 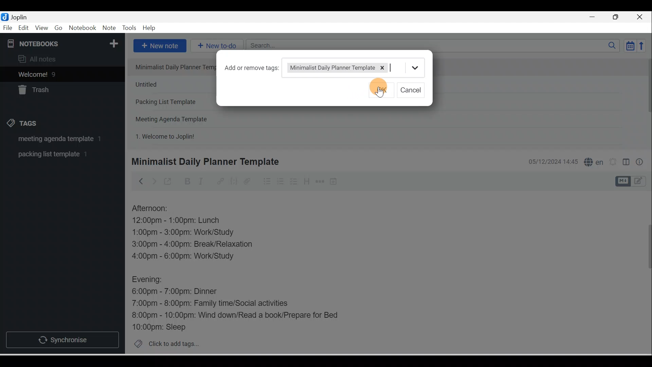 I want to click on 7:00pm - 8:00pm: Family time/Social activities, so click(x=215, y=304).